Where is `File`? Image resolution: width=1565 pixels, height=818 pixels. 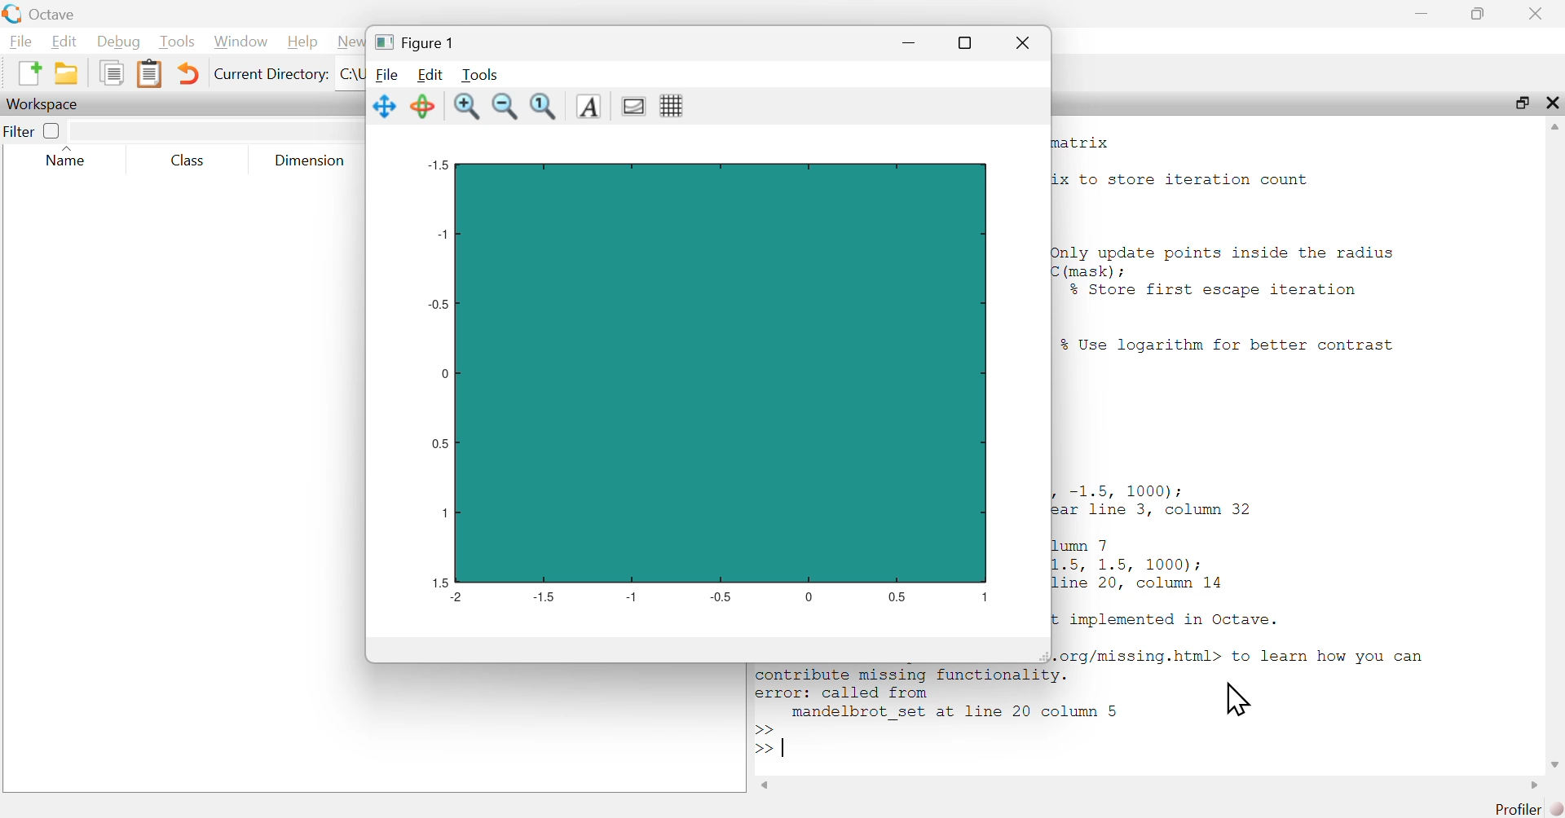
File is located at coordinates (386, 75).